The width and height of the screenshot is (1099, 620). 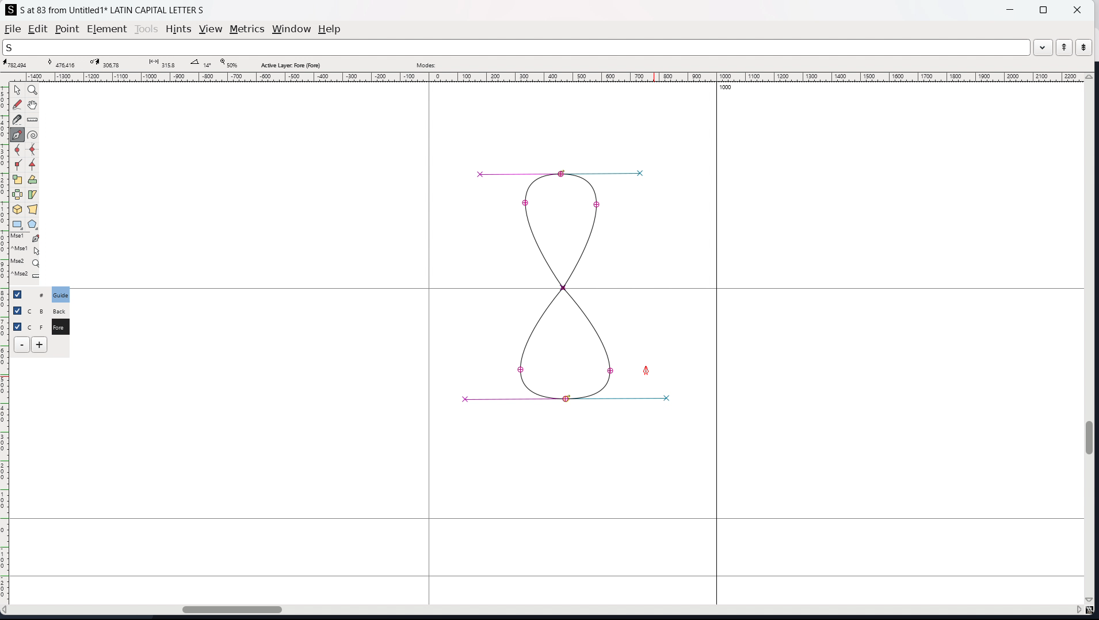 What do you see at coordinates (39, 345) in the screenshot?
I see `add layers` at bounding box center [39, 345].